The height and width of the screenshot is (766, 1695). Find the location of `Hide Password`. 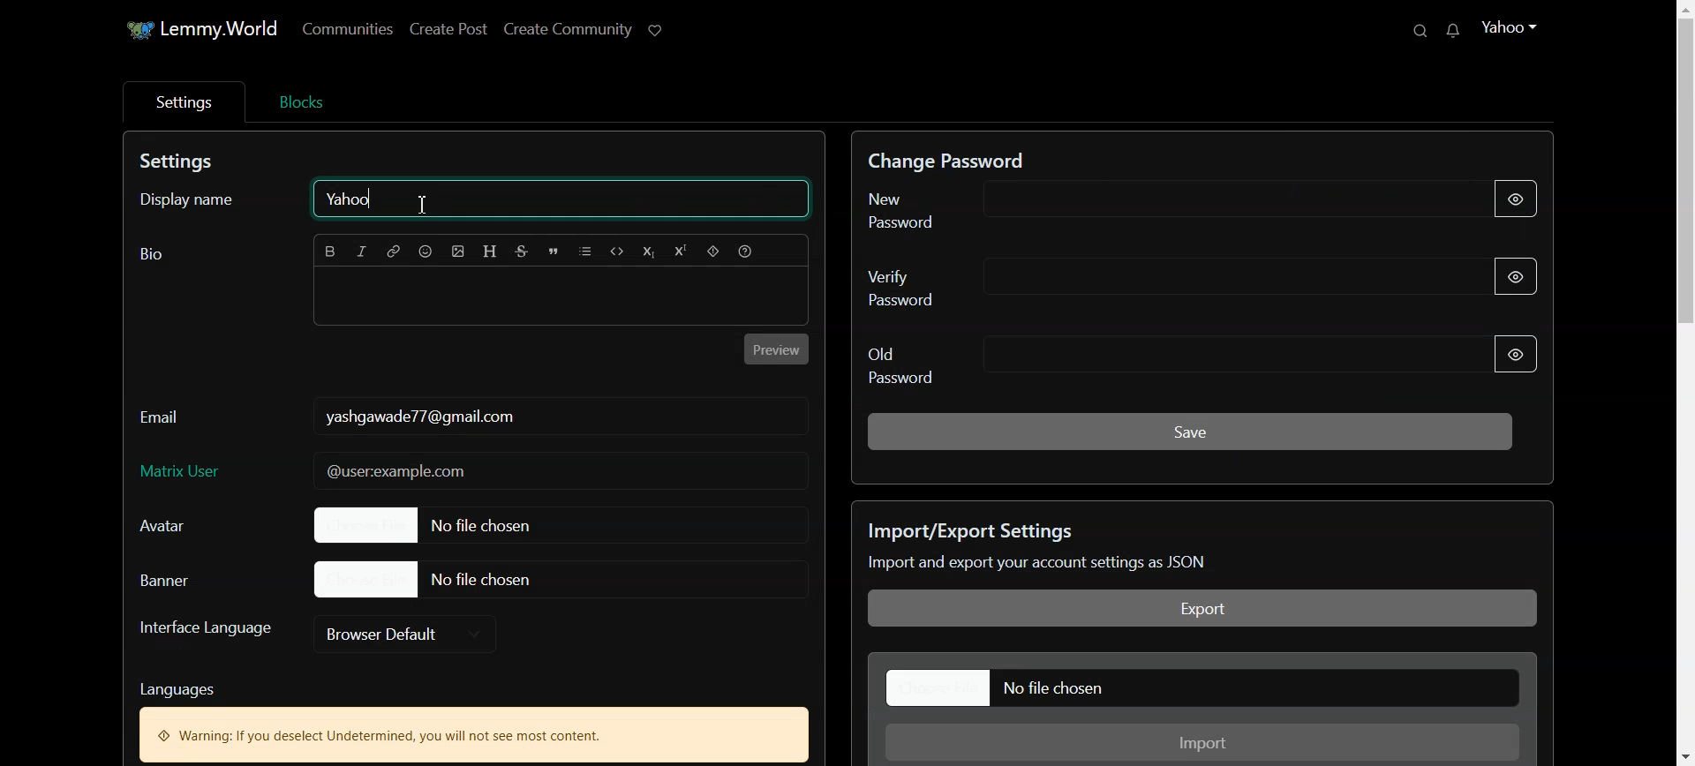

Hide Password is located at coordinates (1518, 200).